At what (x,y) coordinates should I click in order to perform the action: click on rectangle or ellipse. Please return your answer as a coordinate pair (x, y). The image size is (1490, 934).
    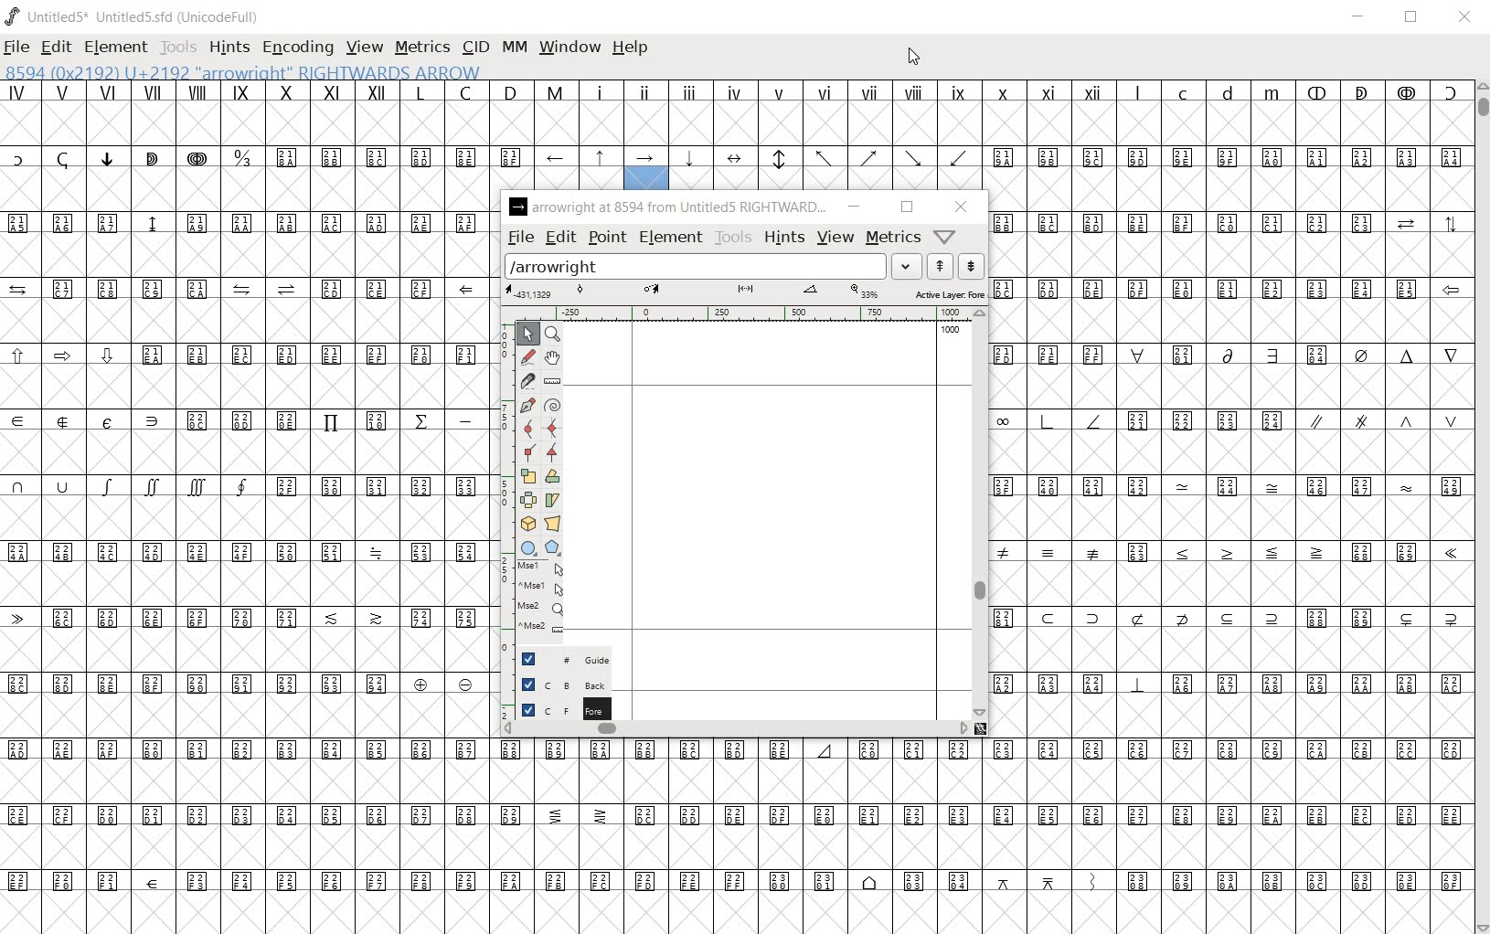
    Looking at the image, I should click on (528, 547).